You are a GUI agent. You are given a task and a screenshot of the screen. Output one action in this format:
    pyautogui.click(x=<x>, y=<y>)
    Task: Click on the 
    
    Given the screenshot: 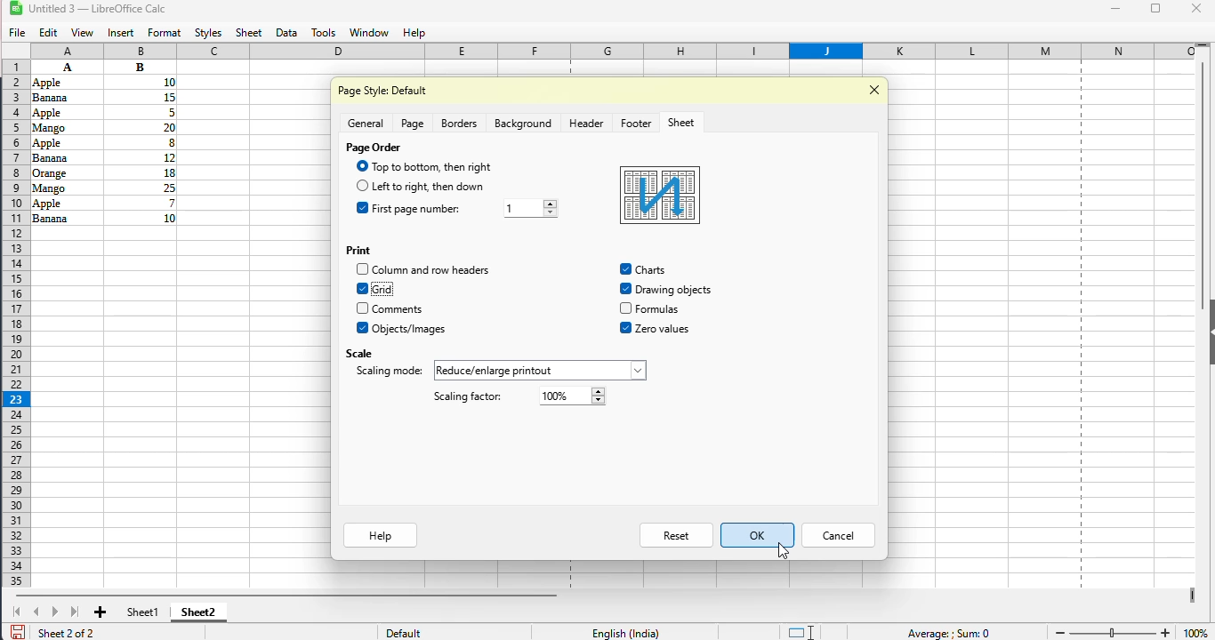 What is the action you would take?
    pyautogui.click(x=361, y=308)
    